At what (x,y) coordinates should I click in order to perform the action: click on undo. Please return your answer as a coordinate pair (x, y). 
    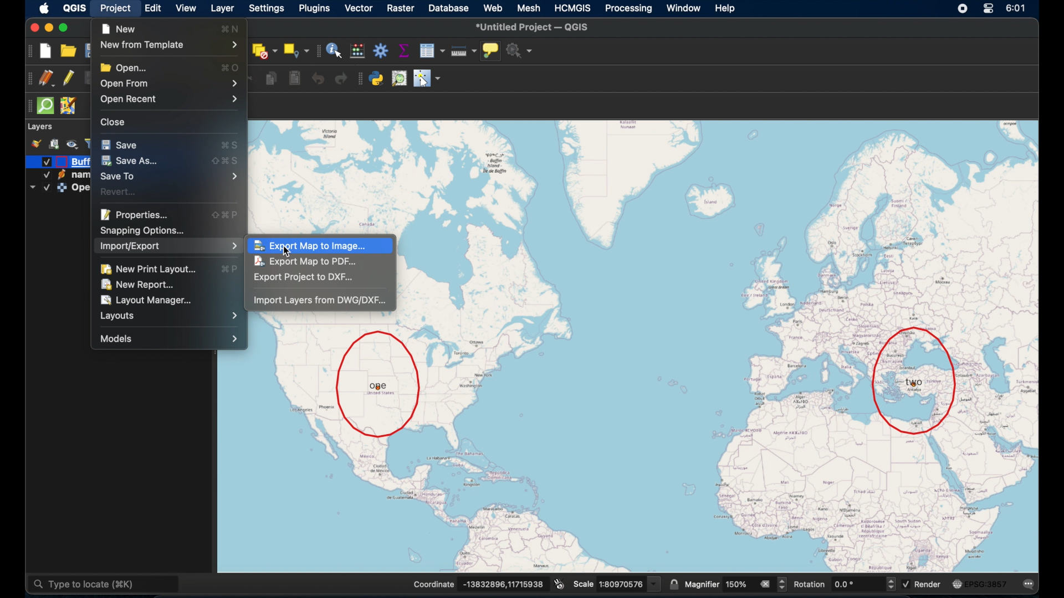
    Looking at the image, I should click on (317, 79).